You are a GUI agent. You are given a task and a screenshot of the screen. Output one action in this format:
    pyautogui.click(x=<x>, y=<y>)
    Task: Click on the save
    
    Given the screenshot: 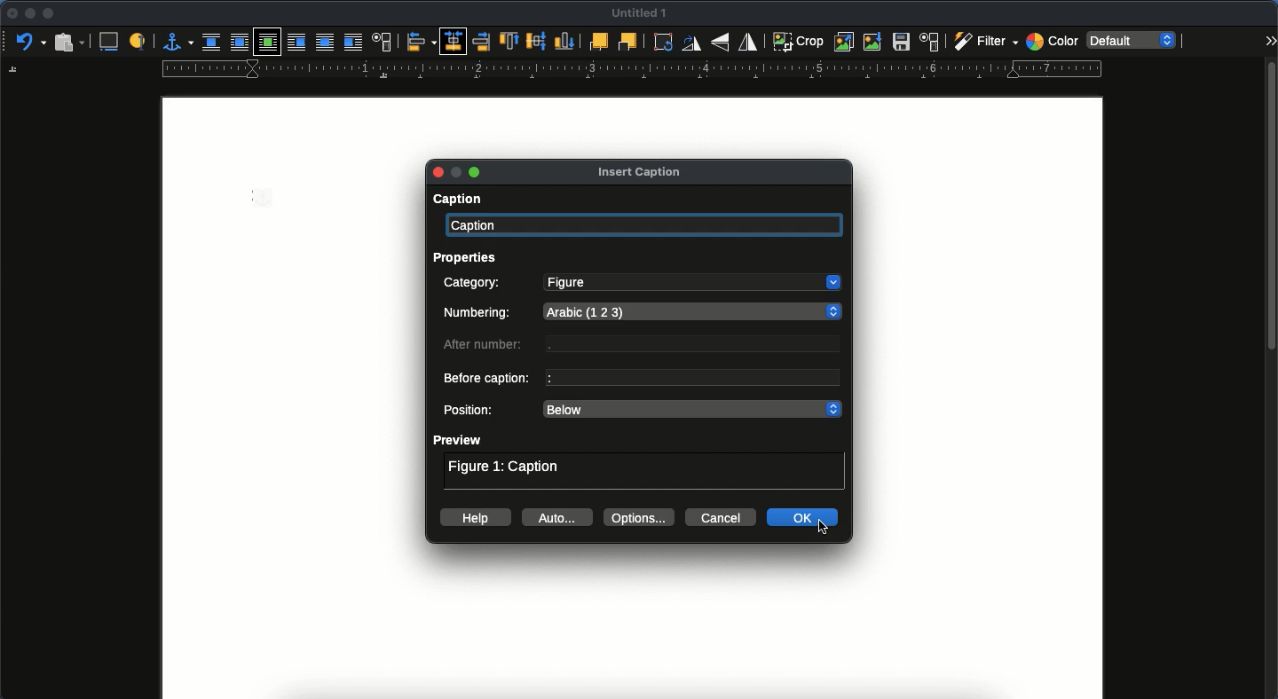 What is the action you would take?
    pyautogui.click(x=903, y=43)
    